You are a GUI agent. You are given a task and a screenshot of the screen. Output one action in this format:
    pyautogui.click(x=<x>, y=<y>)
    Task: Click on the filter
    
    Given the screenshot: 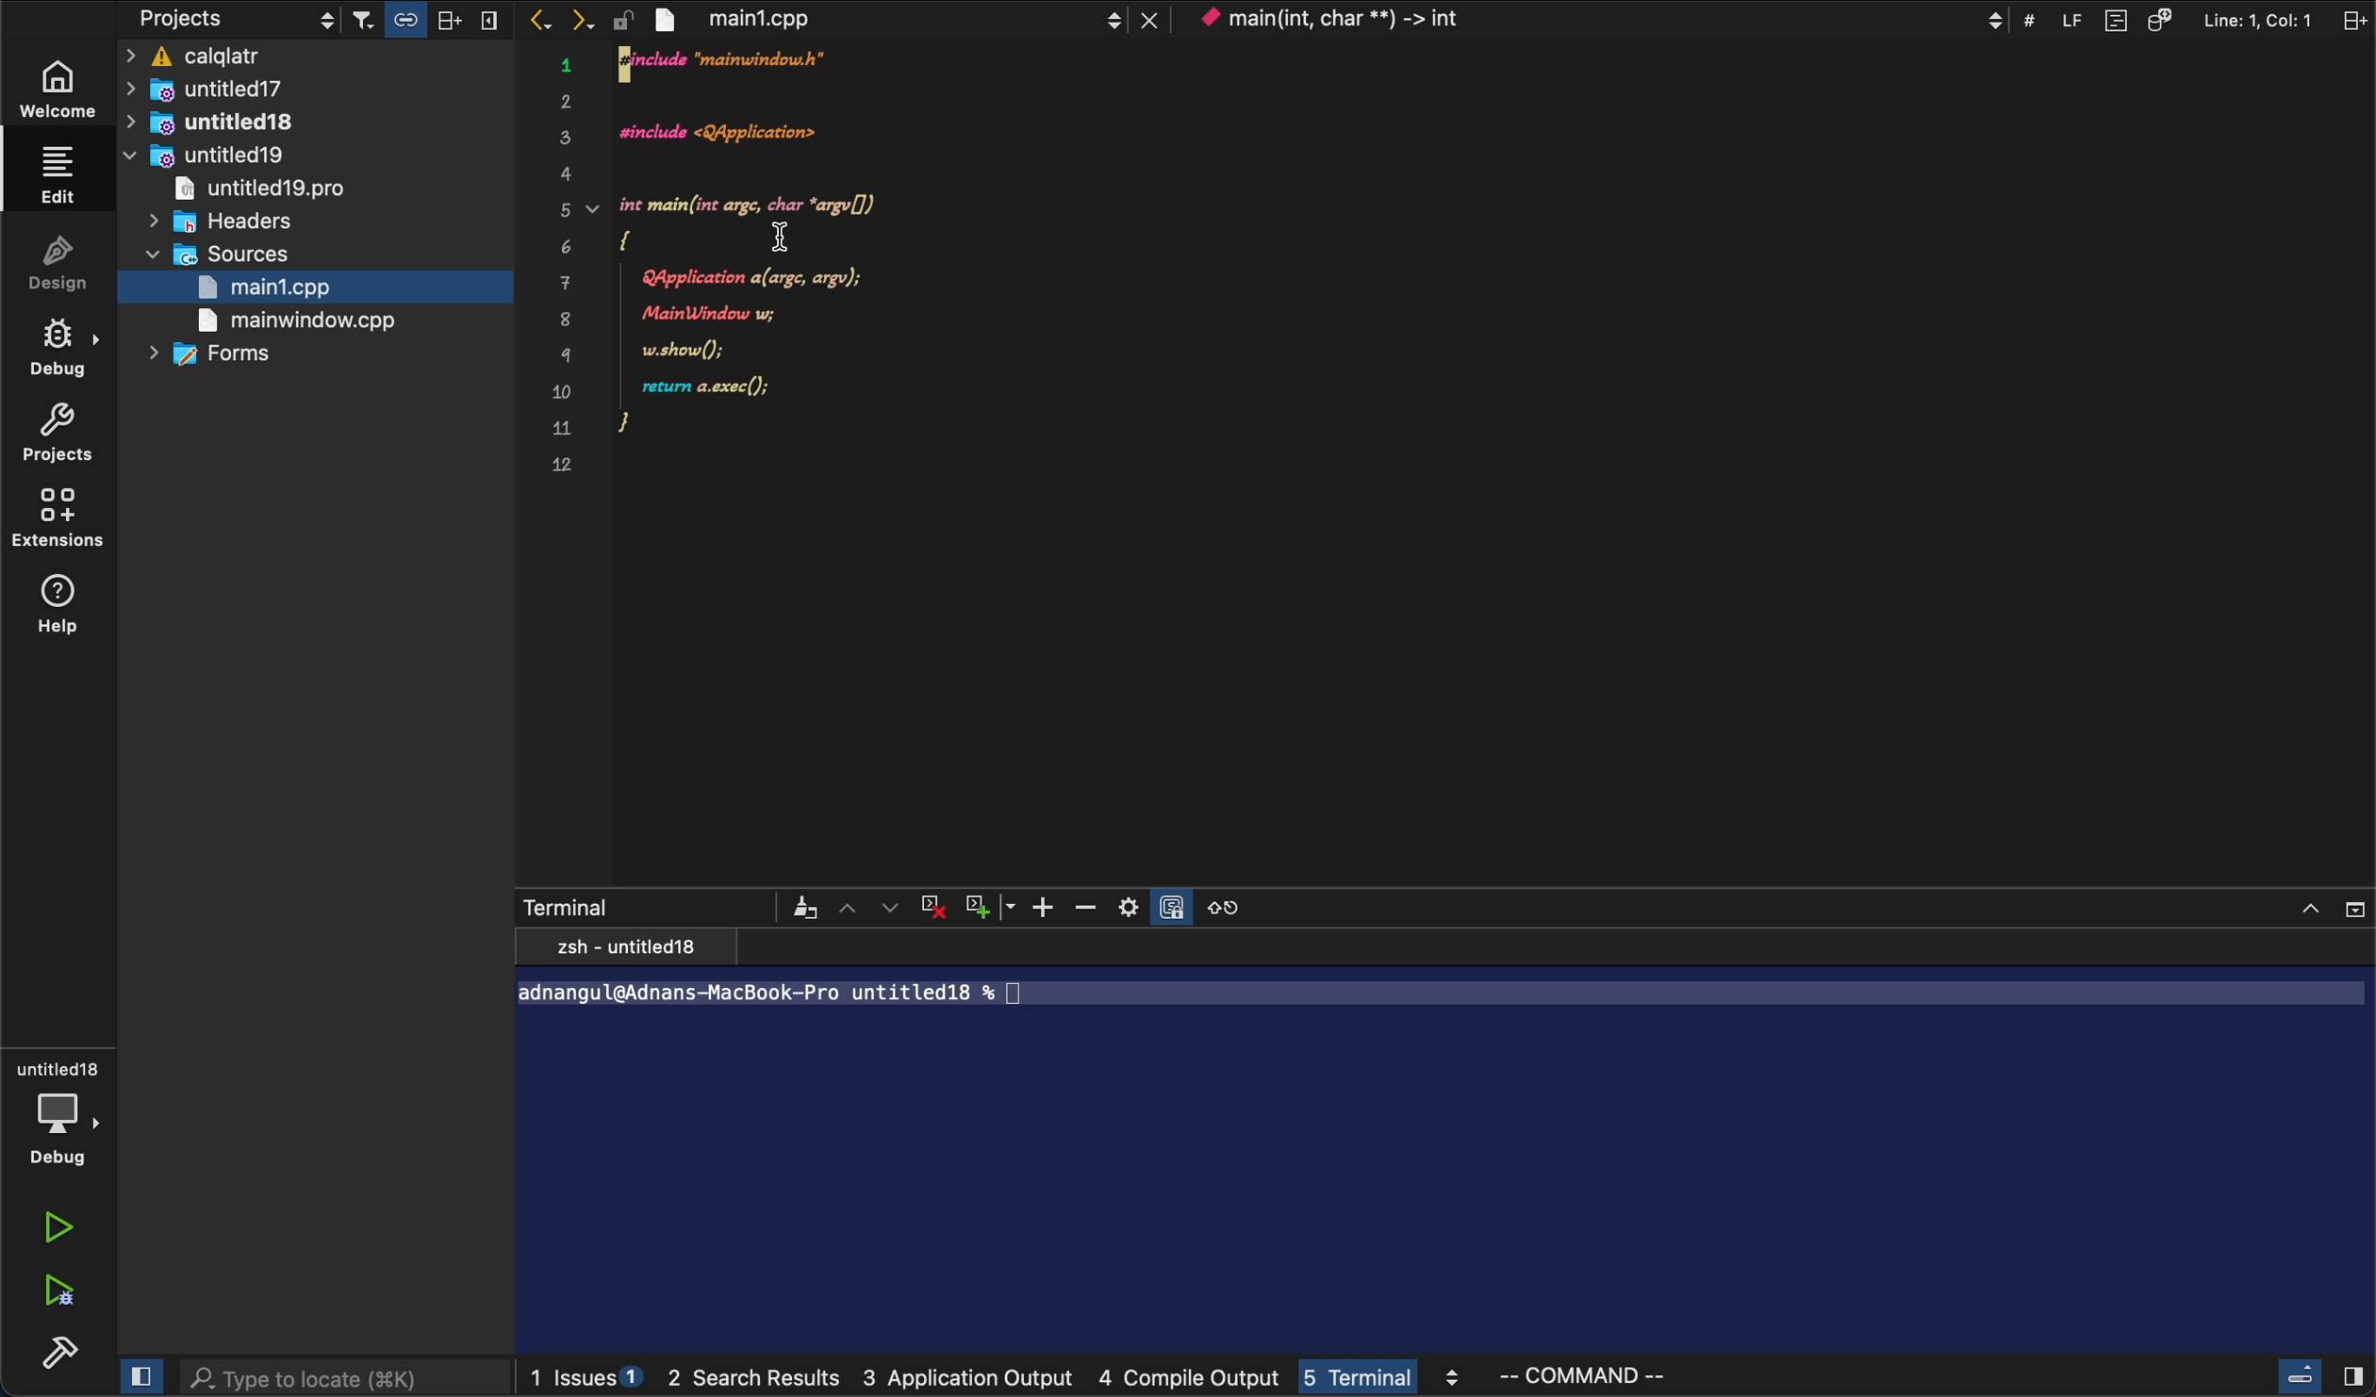 What is the action you would take?
    pyautogui.click(x=431, y=20)
    